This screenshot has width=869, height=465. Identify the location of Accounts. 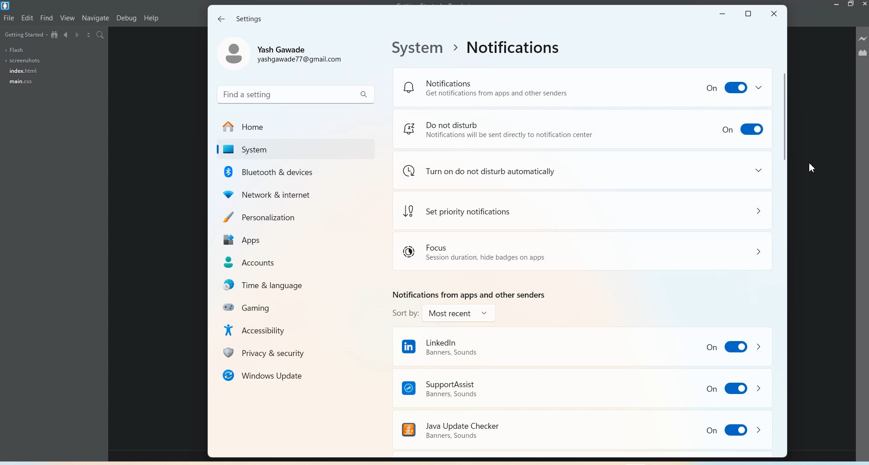
(292, 262).